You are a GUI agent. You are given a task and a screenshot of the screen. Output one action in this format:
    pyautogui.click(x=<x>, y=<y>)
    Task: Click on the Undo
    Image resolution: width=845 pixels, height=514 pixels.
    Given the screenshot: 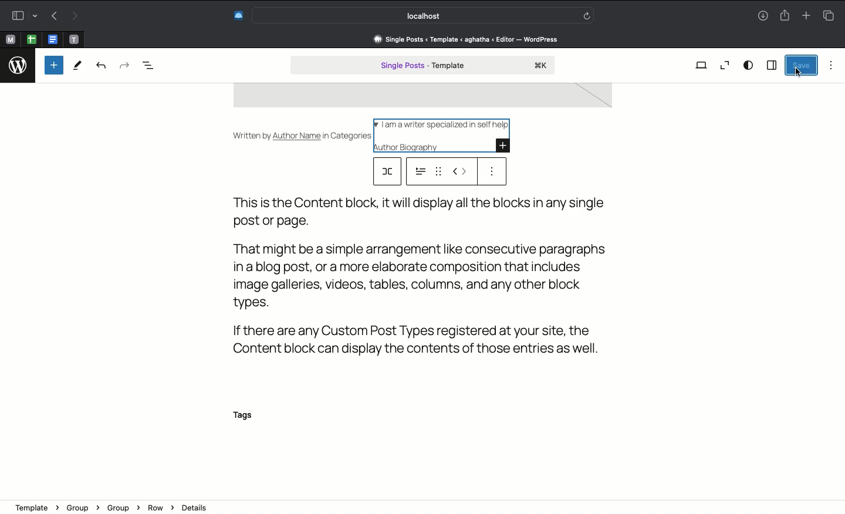 What is the action you would take?
    pyautogui.click(x=101, y=66)
    